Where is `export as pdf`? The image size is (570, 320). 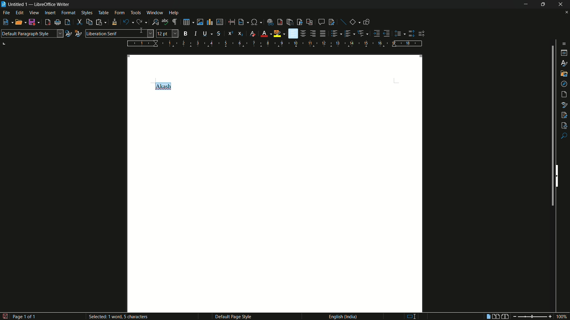
export as pdf is located at coordinates (47, 23).